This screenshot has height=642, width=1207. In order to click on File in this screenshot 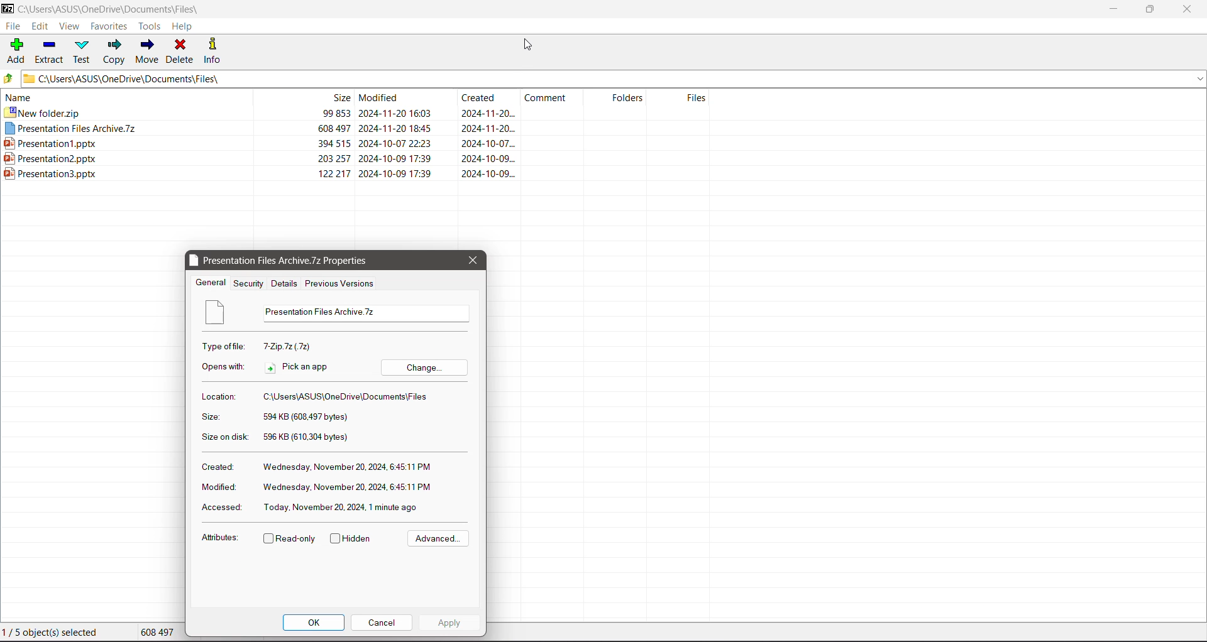, I will do `click(12, 26)`.